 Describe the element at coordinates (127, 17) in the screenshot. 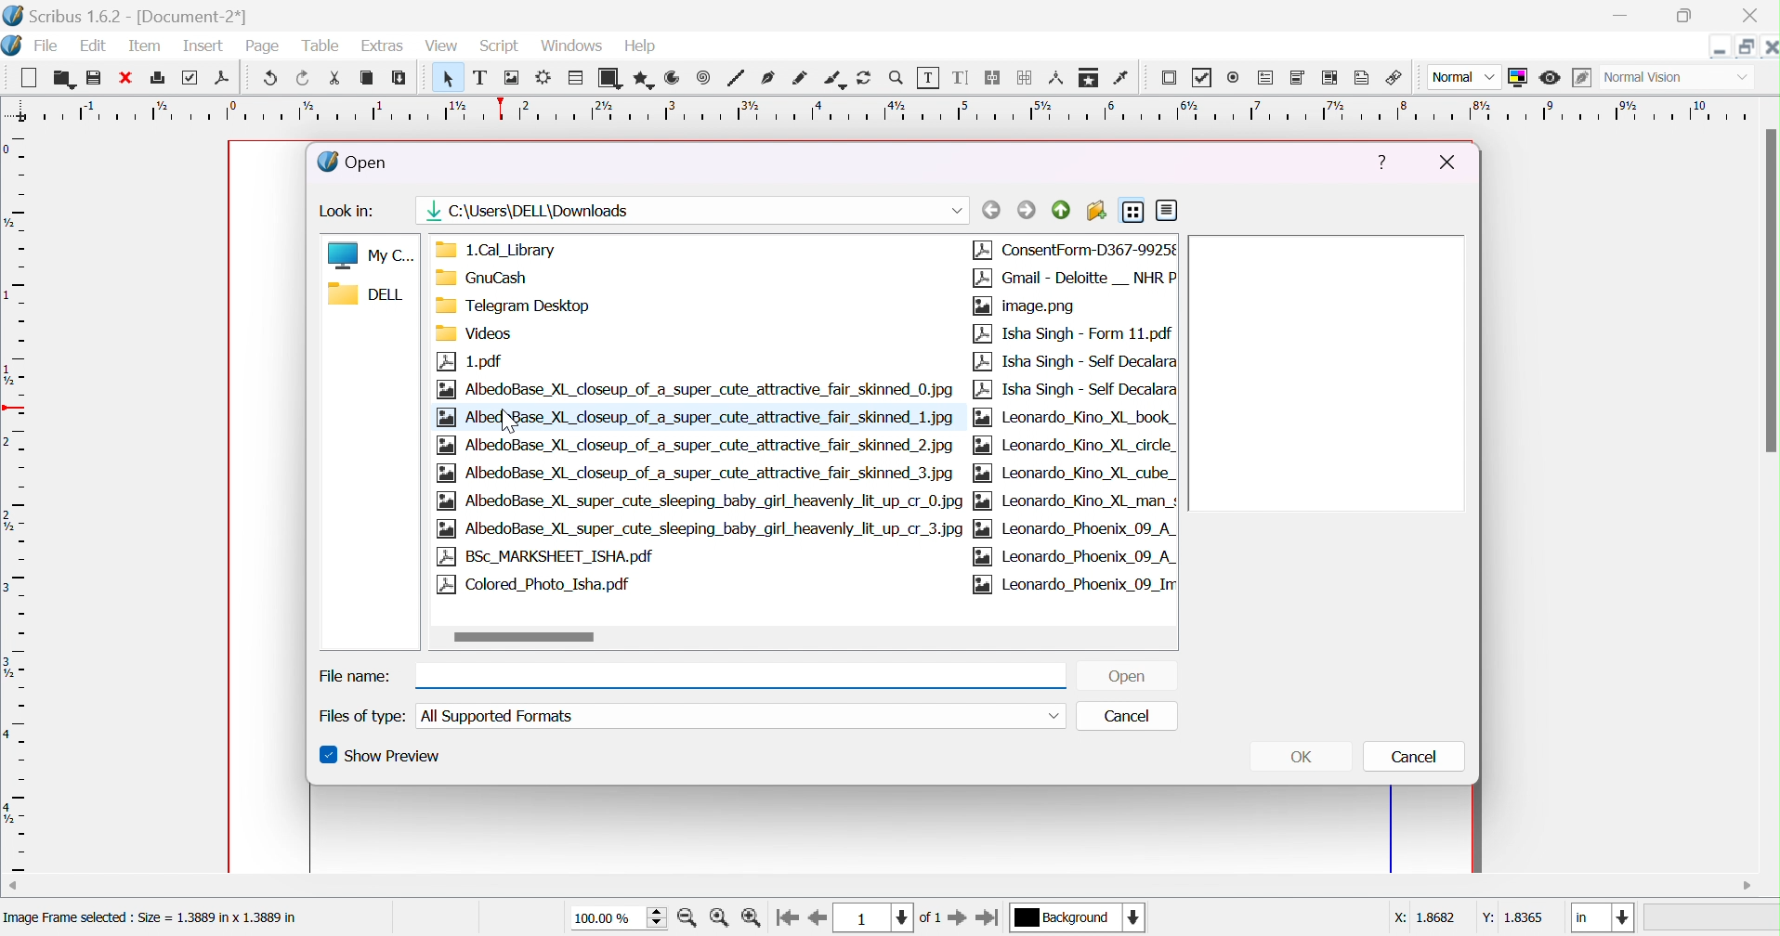

I see `scribus 1.6.2 - [Document-2*]` at that location.